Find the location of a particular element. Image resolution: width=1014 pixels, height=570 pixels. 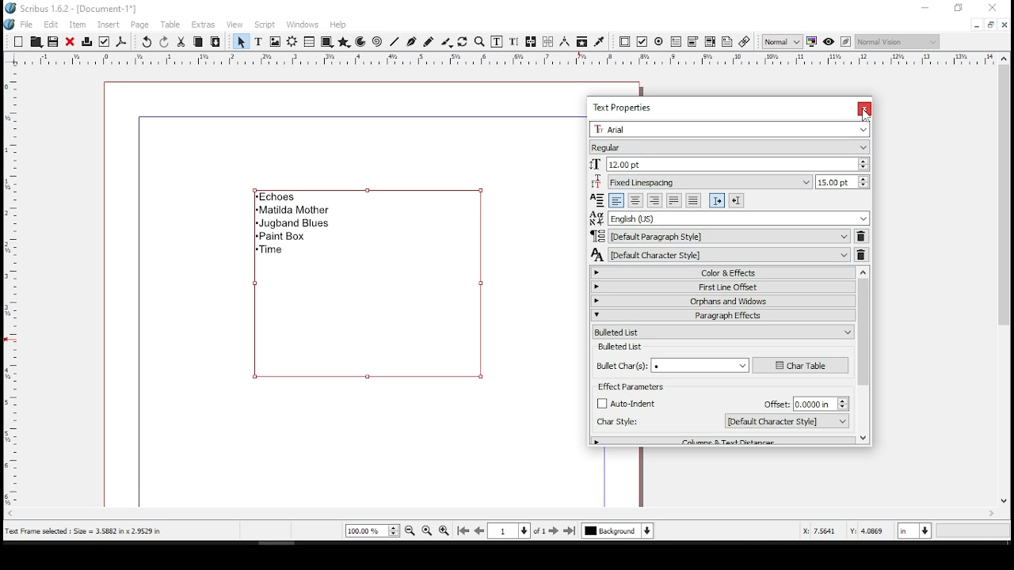

PDF check button is located at coordinates (642, 42).